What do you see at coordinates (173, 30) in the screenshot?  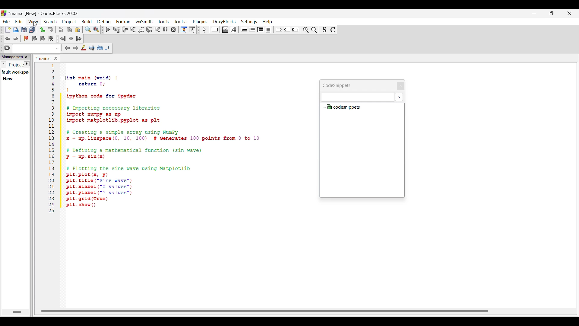 I see `Stop debugger` at bounding box center [173, 30].